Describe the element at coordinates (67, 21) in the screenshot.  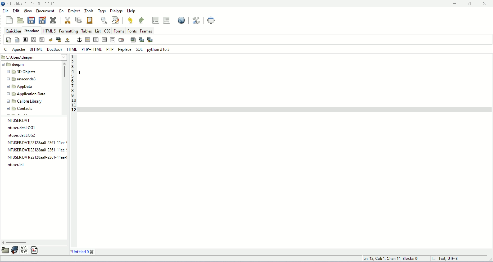
I see `cut` at that location.